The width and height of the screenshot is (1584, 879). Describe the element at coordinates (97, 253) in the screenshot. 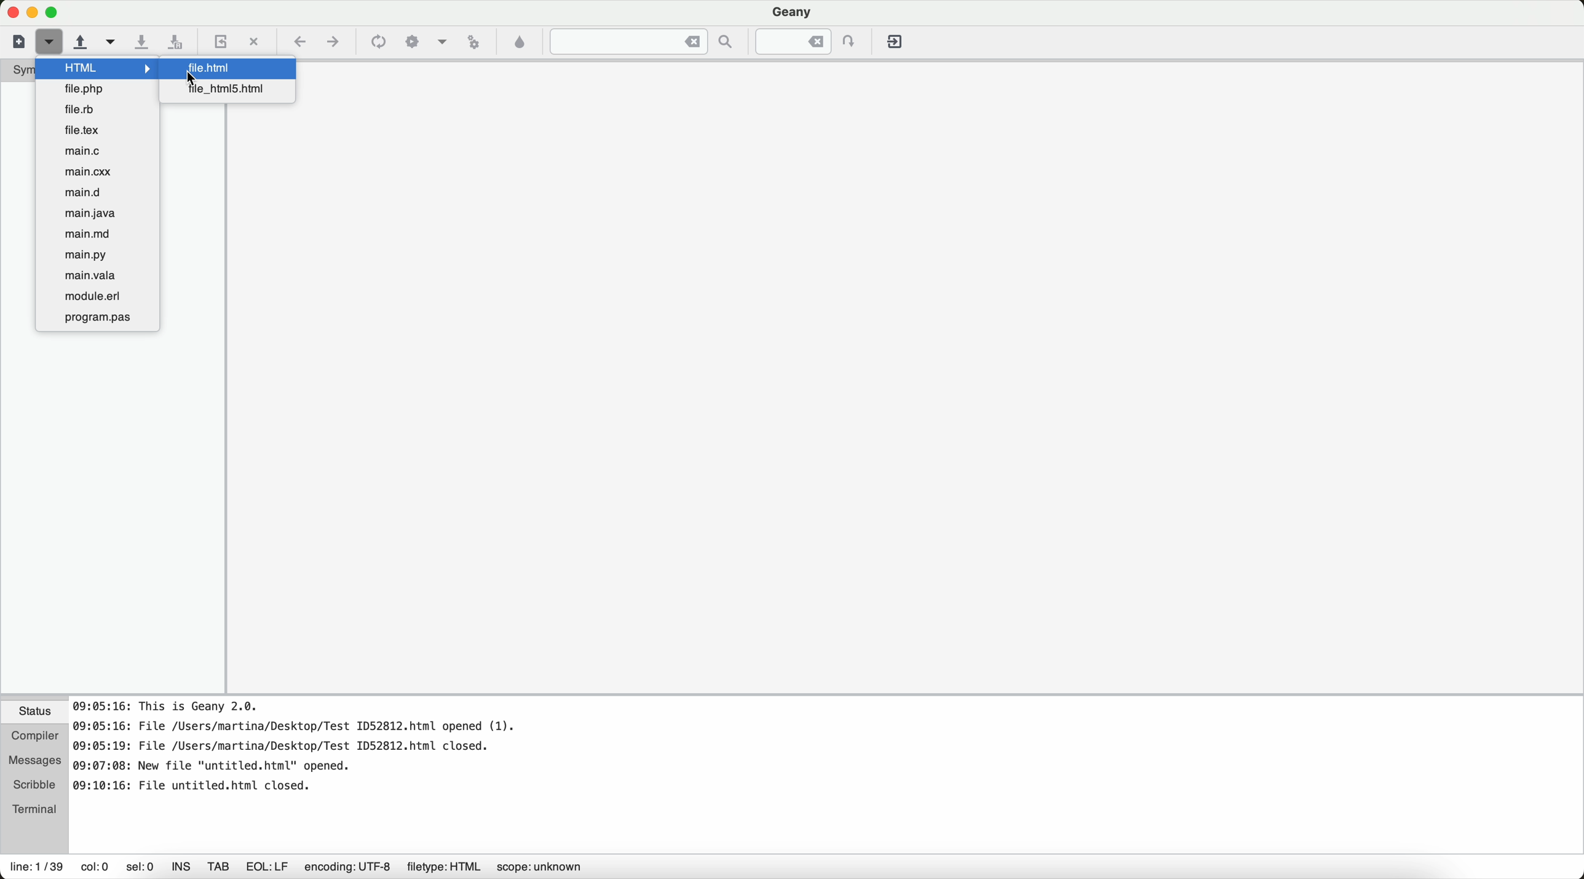

I see `main.py` at that location.